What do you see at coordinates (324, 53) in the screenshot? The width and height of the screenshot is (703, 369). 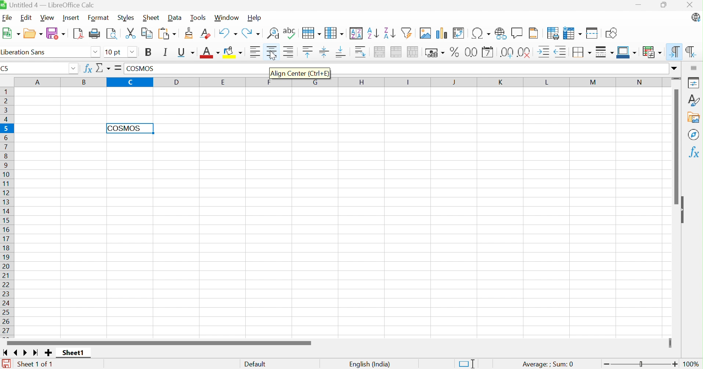 I see `Center Vertically` at bounding box center [324, 53].